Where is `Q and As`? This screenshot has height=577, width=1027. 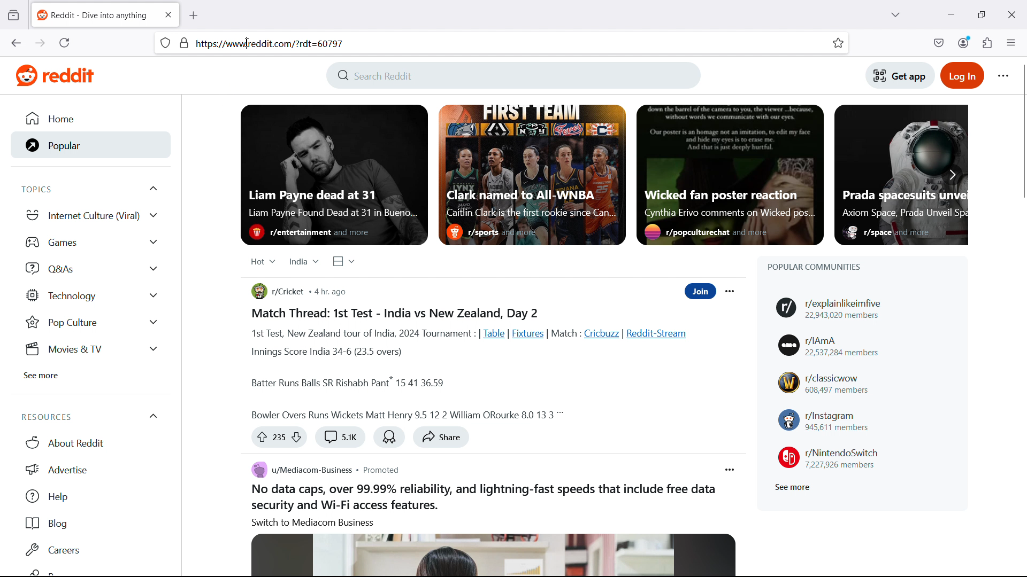
Q and As is located at coordinates (91, 267).